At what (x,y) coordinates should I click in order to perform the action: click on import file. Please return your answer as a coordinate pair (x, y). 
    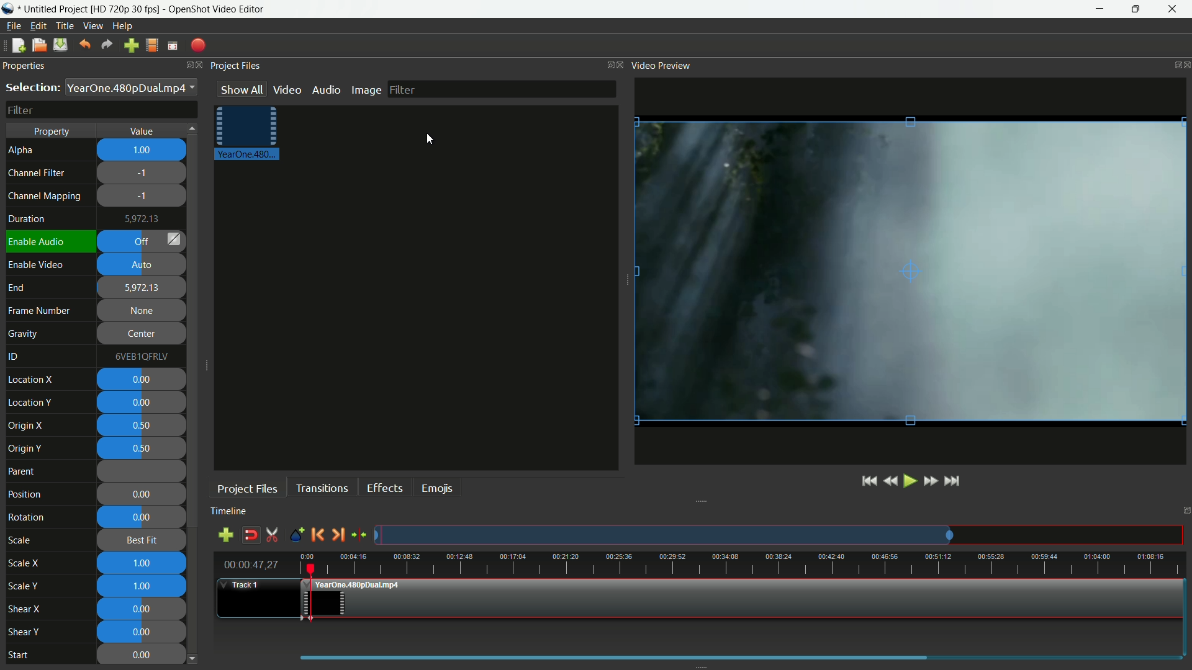
    Looking at the image, I should click on (131, 46).